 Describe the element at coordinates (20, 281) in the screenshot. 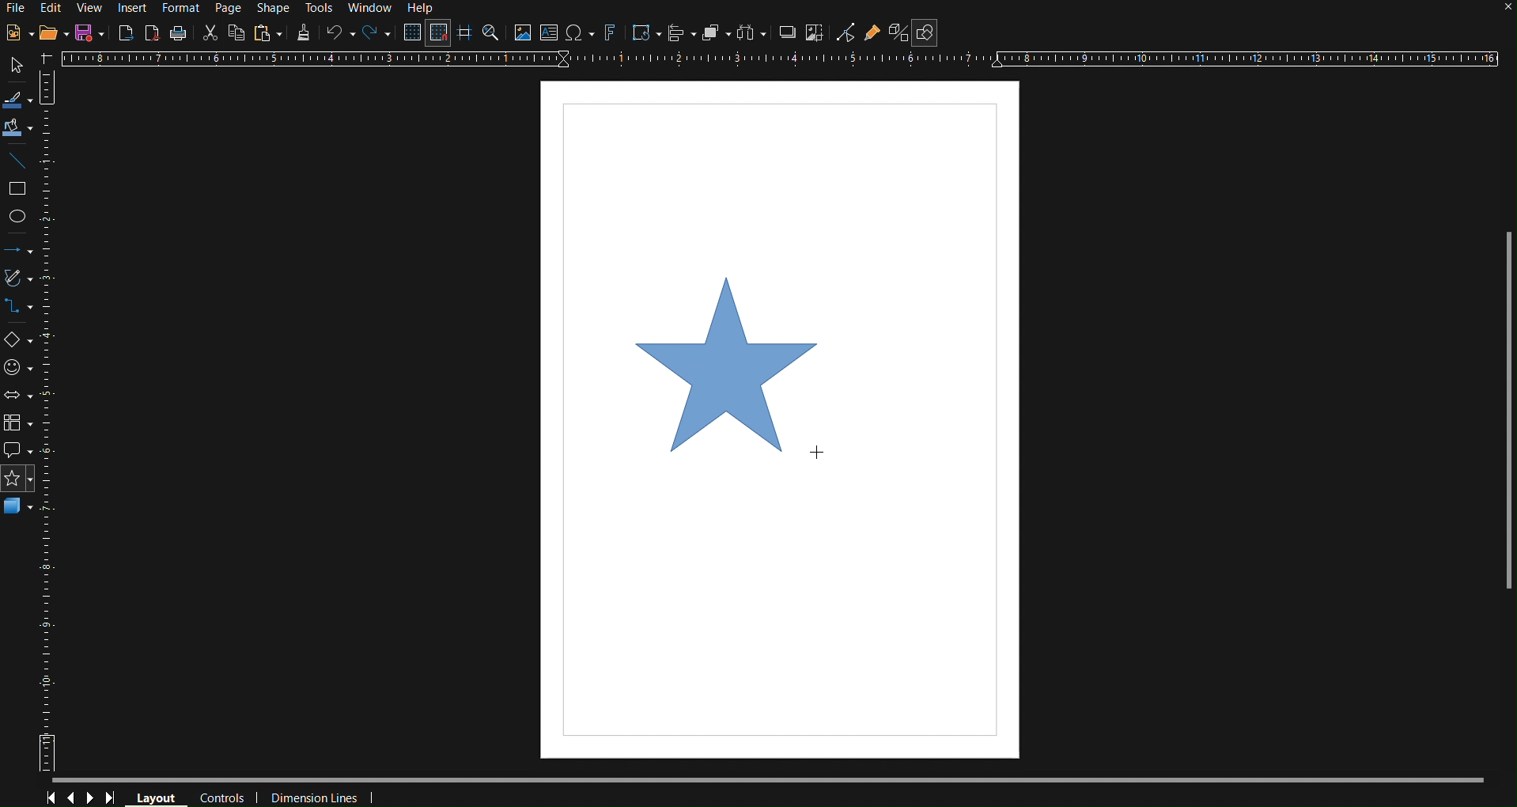

I see `Vectors` at that location.